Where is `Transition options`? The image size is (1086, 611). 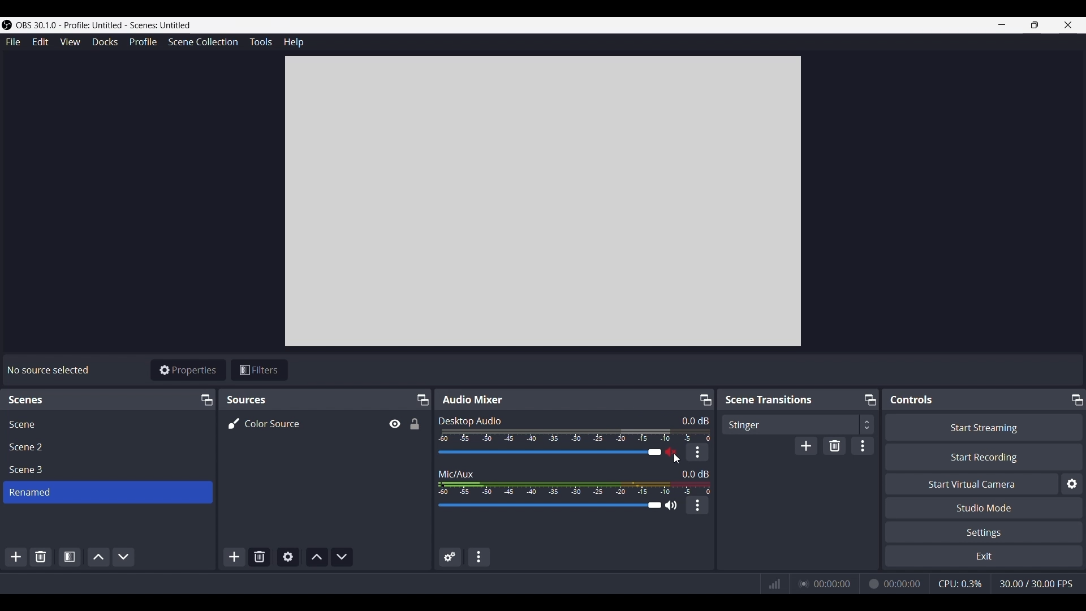 Transition options is located at coordinates (798, 424).